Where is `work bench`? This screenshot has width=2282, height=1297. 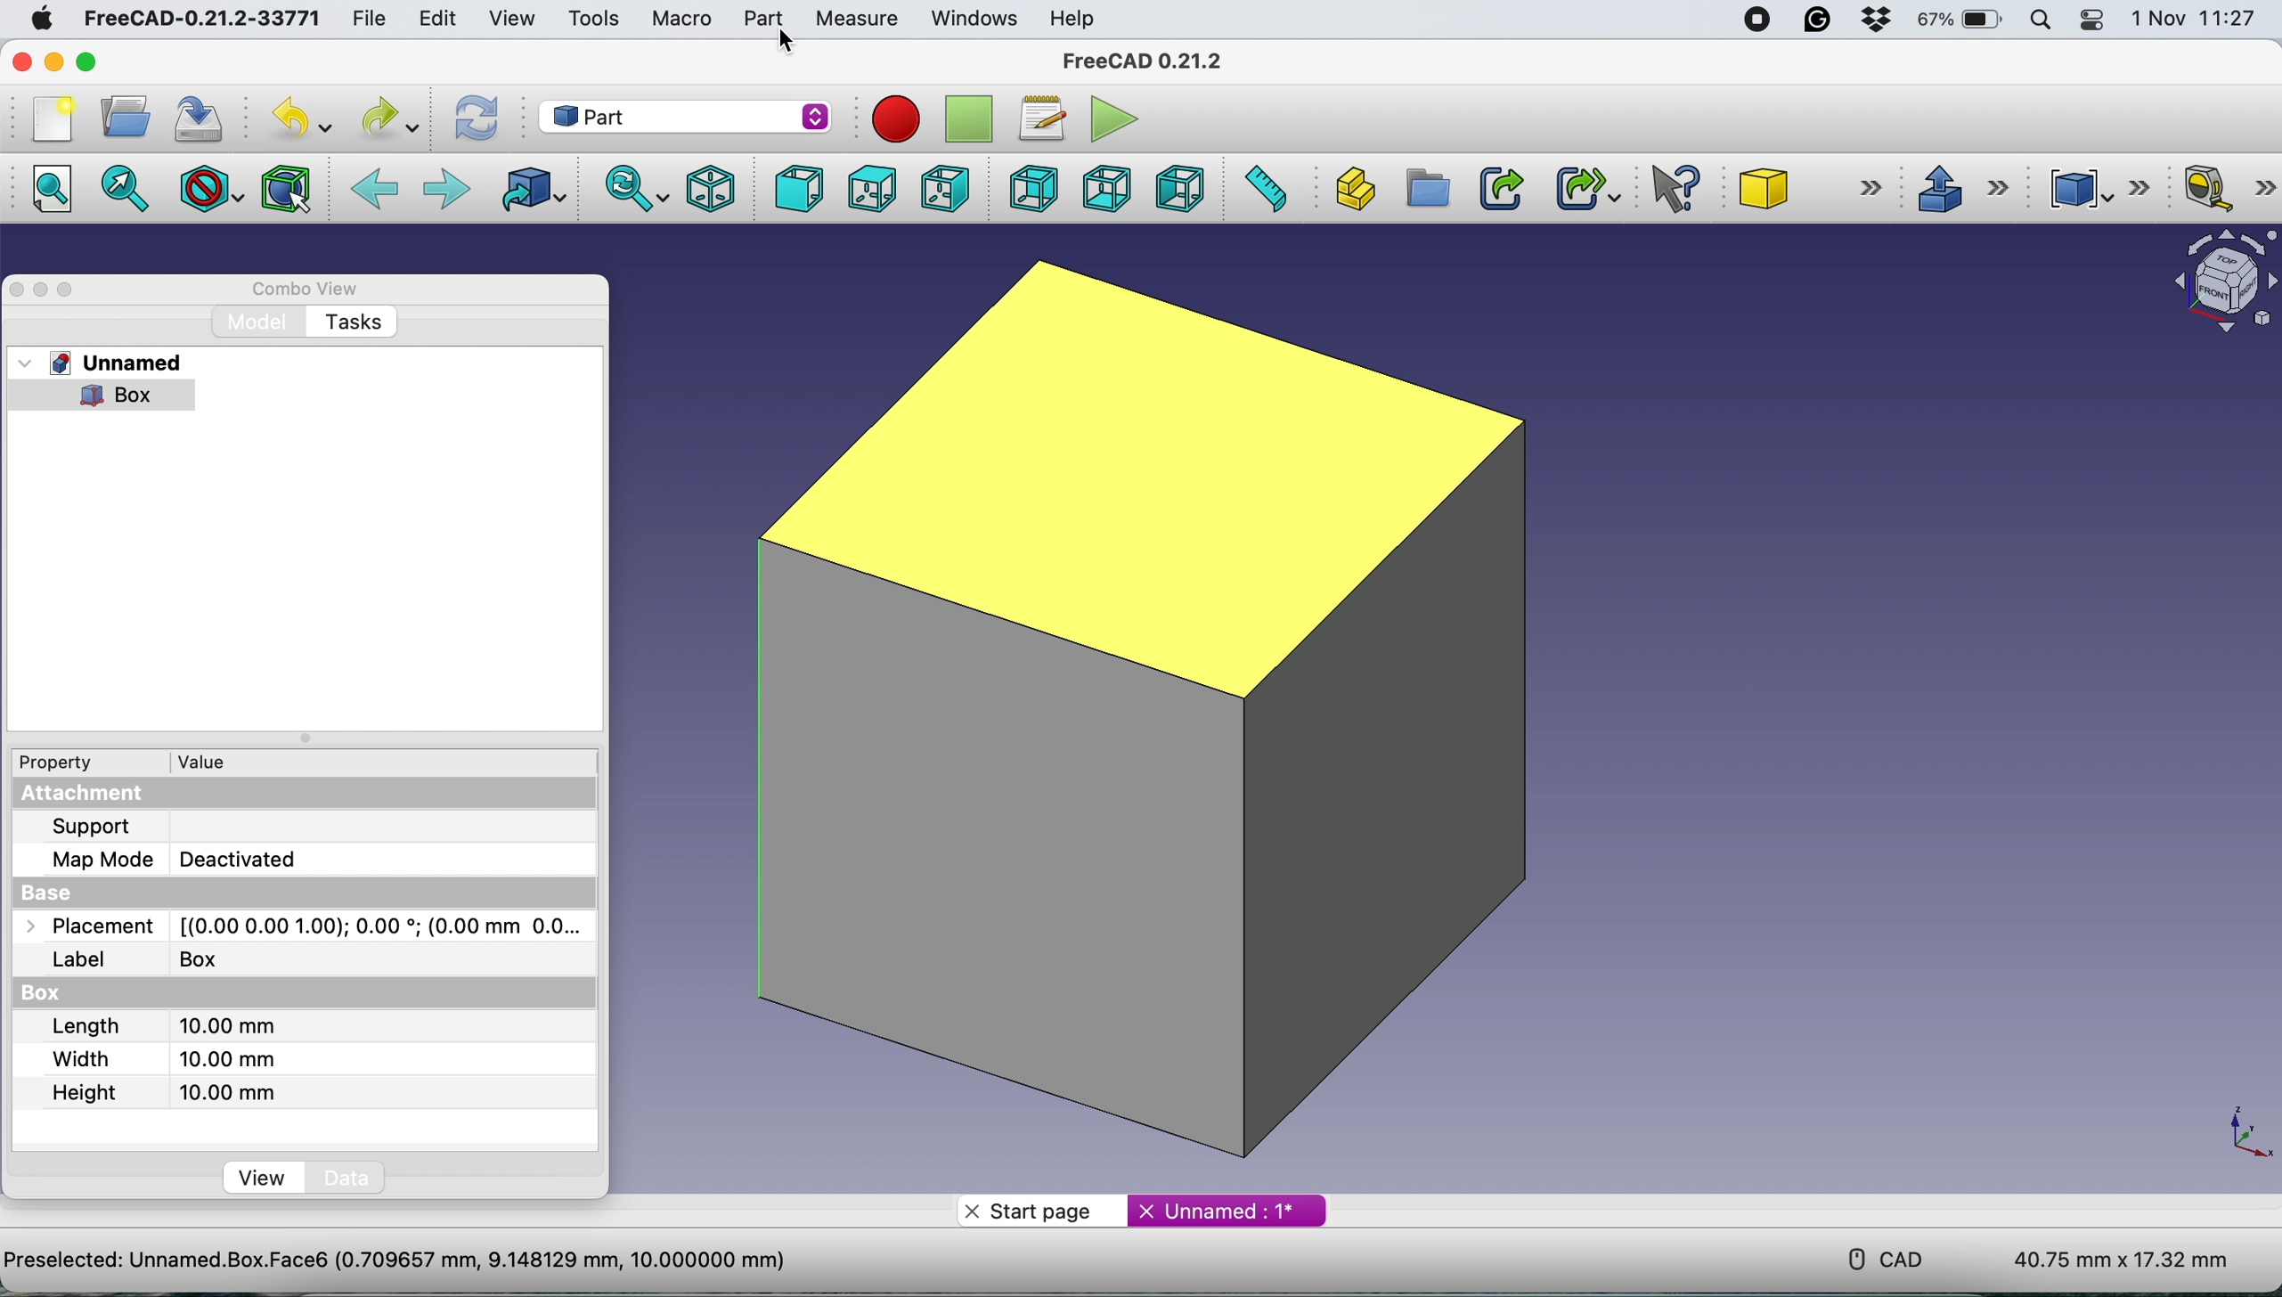
work bench is located at coordinates (685, 115).